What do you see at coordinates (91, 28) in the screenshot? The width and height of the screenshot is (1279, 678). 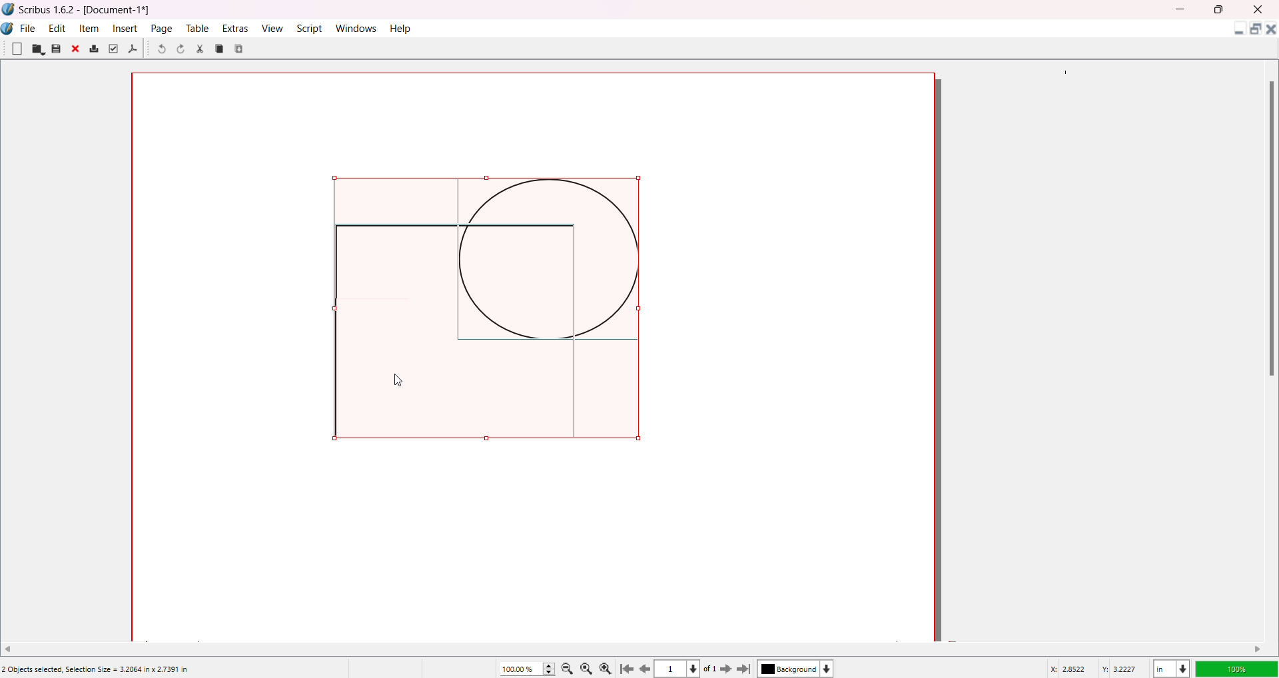 I see `Item` at bounding box center [91, 28].